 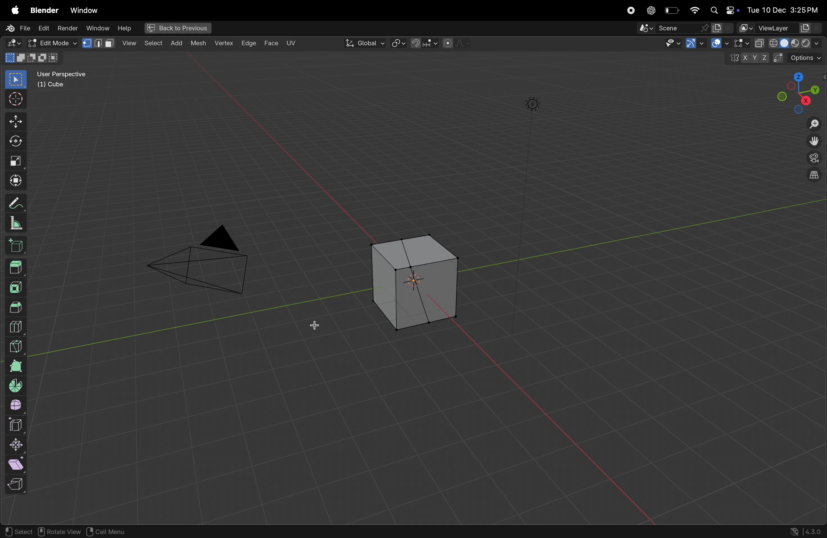 What do you see at coordinates (16, 267) in the screenshot?
I see `Extrude region` at bounding box center [16, 267].